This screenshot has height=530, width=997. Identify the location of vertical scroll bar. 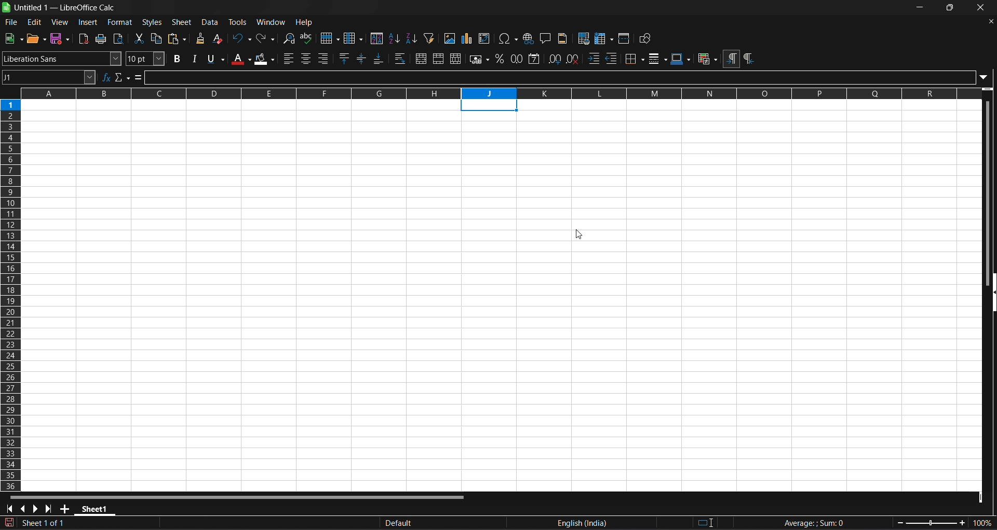
(989, 185).